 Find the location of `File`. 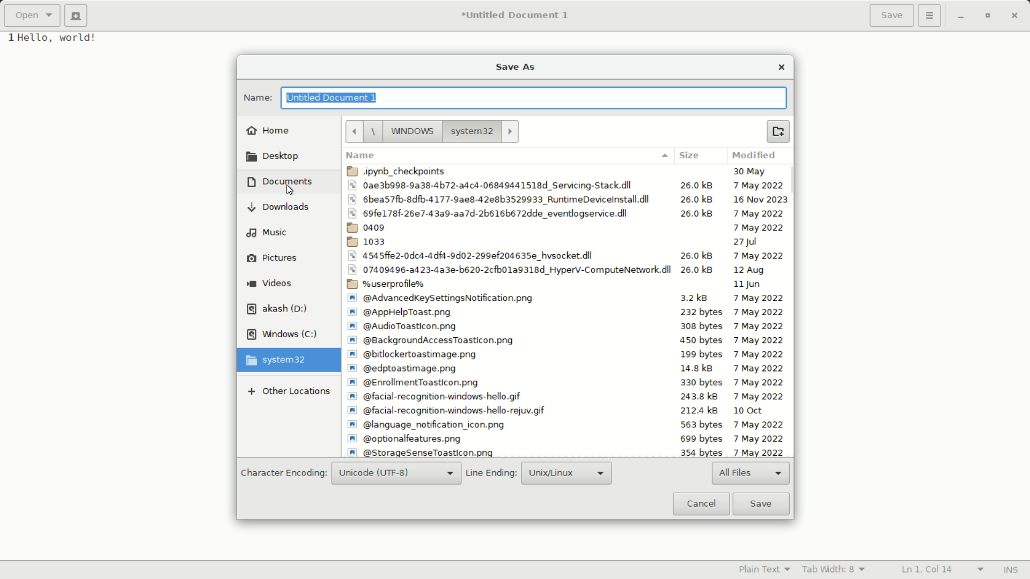

File is located at coordinates (565, 270).